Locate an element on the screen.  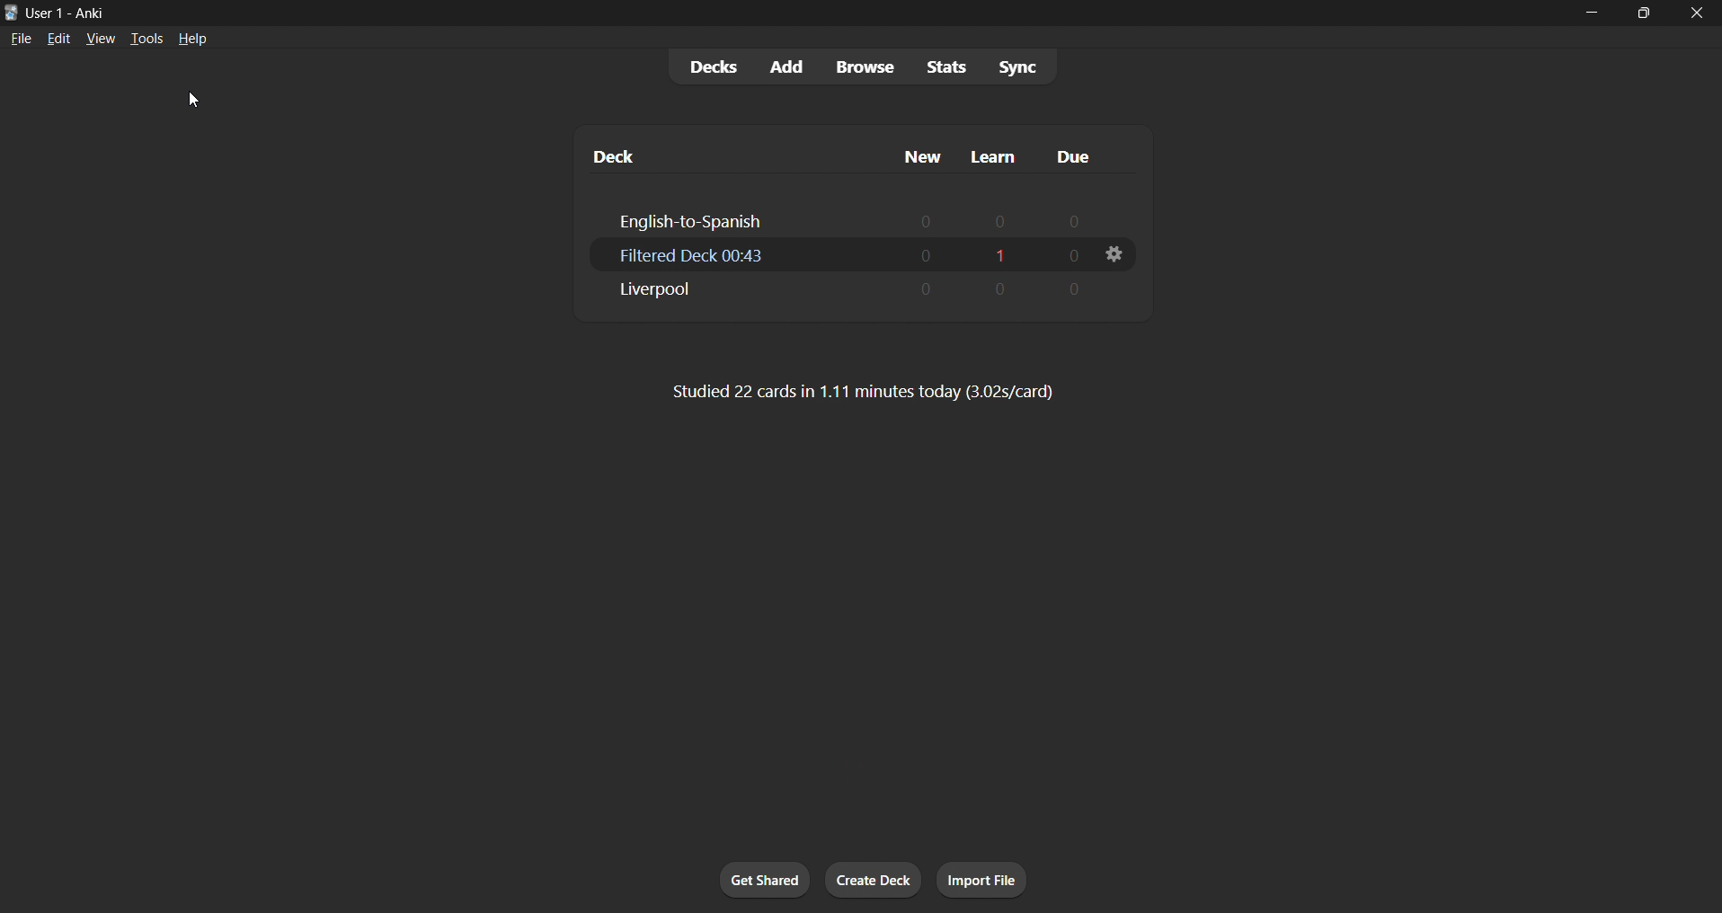
0 is located at coordinates (923, 217).